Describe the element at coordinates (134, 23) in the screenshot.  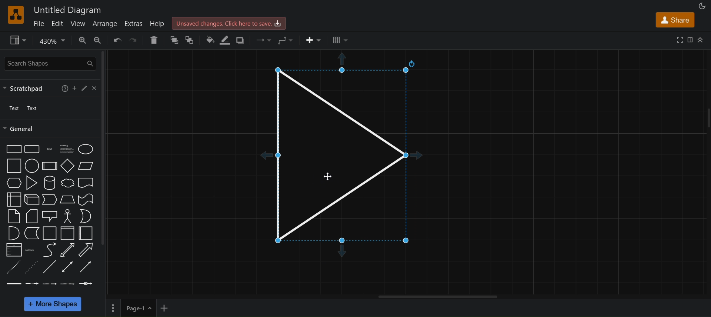
I see `extras` at that location.